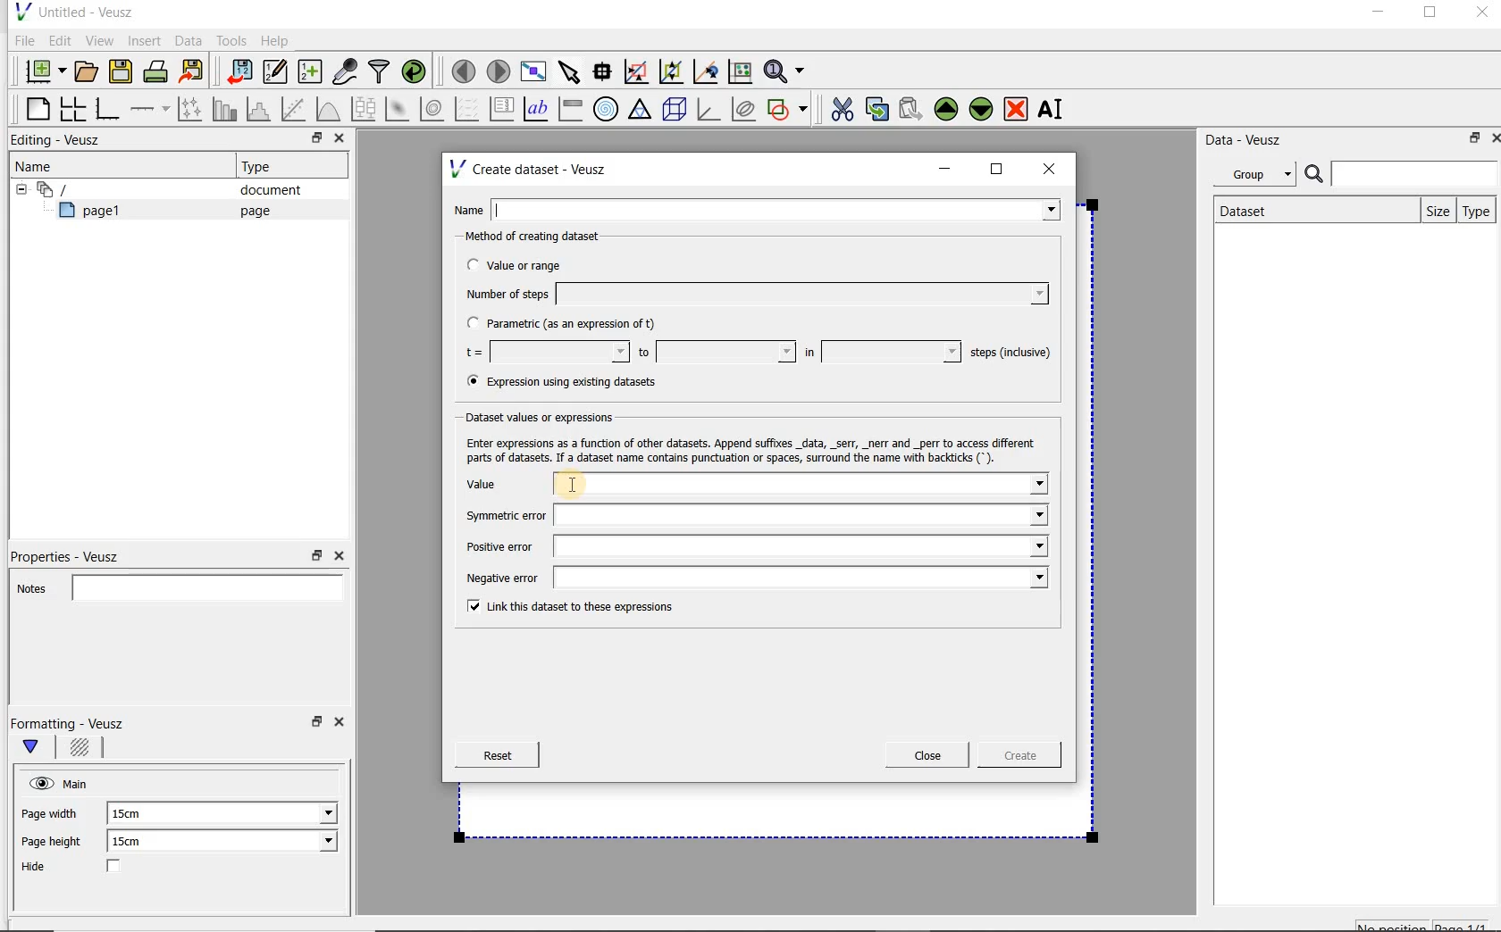 The height and width of the screenshot is (932, 1501). I want to click on Search bar, so click(1402, 172).